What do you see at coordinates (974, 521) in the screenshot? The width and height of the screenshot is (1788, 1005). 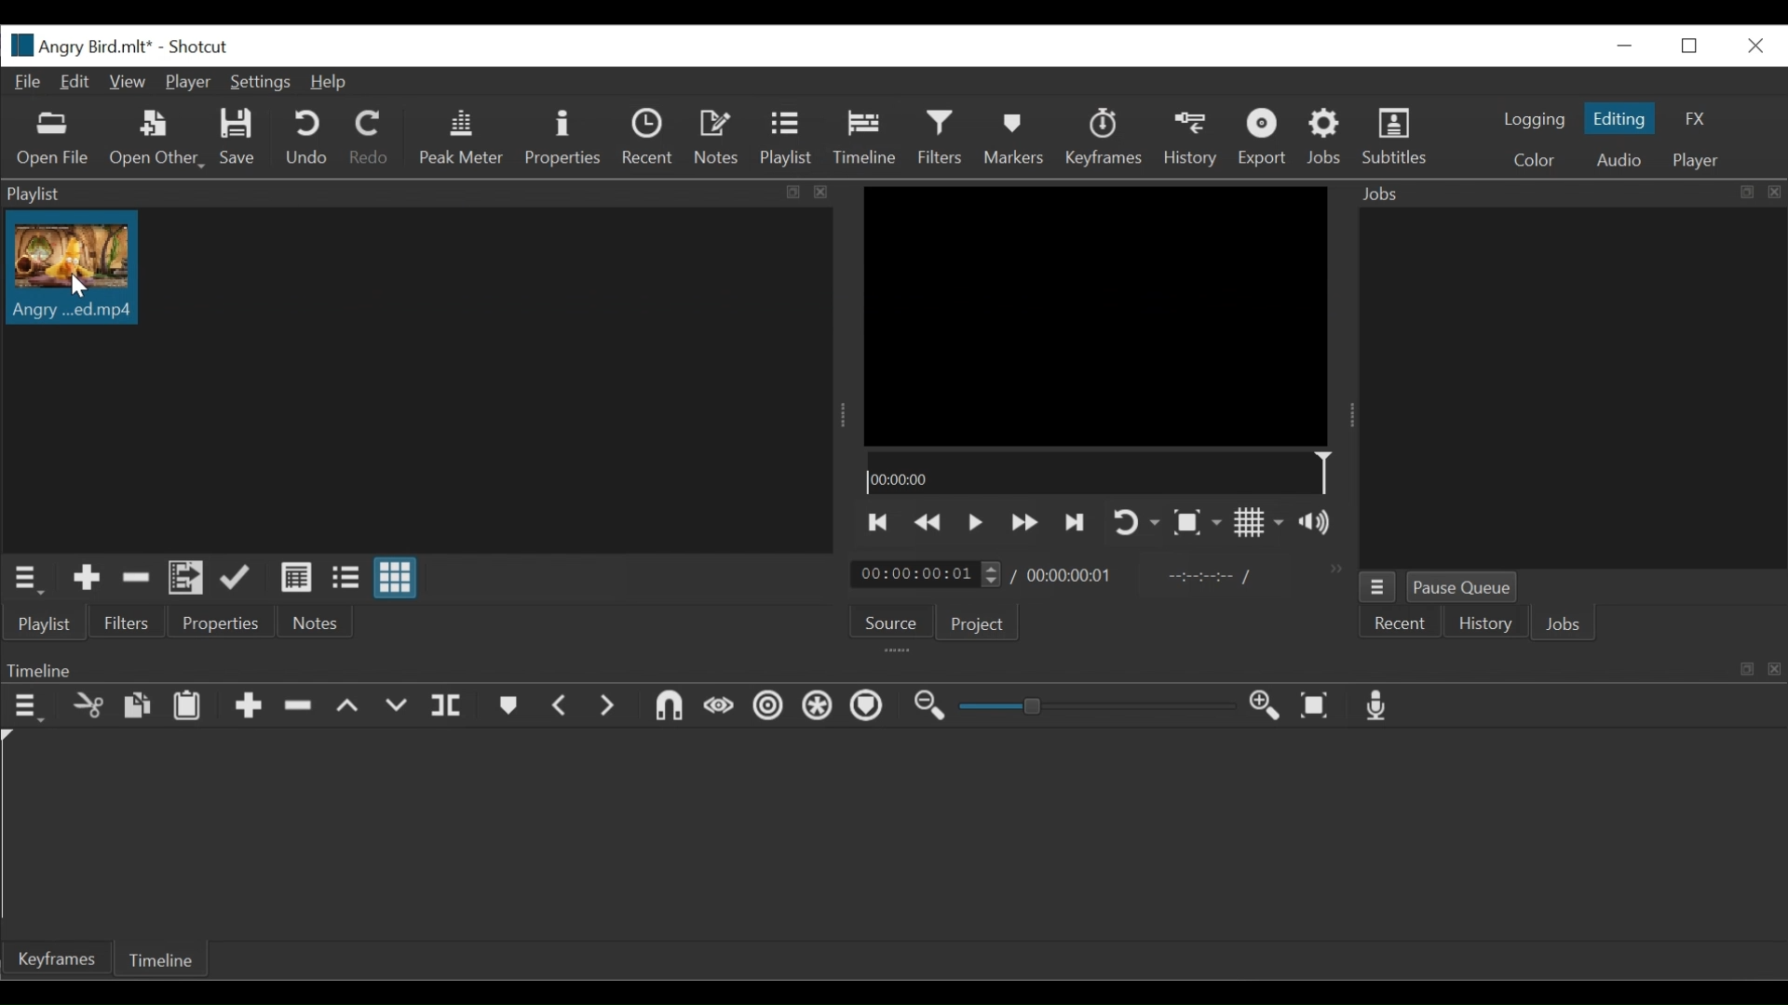 I see `Toggle play or pause` at bounding box center [974, 521].